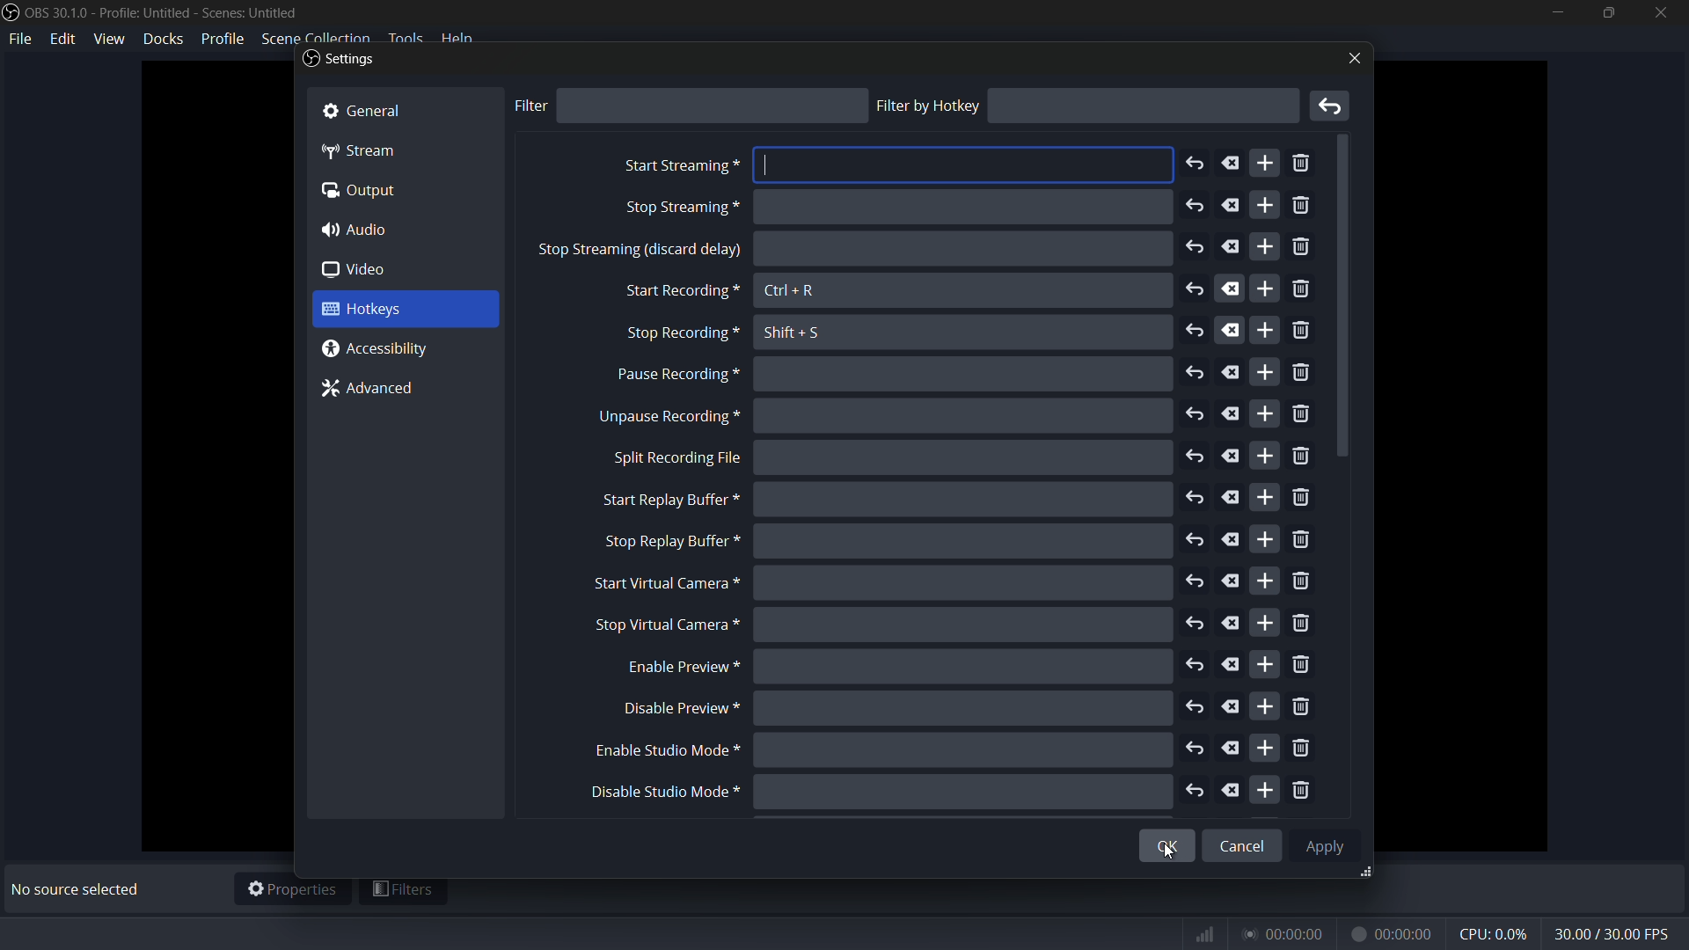  Describe the element at coordinates (1195, 541) in the screenshot. I see `undo` at that location.